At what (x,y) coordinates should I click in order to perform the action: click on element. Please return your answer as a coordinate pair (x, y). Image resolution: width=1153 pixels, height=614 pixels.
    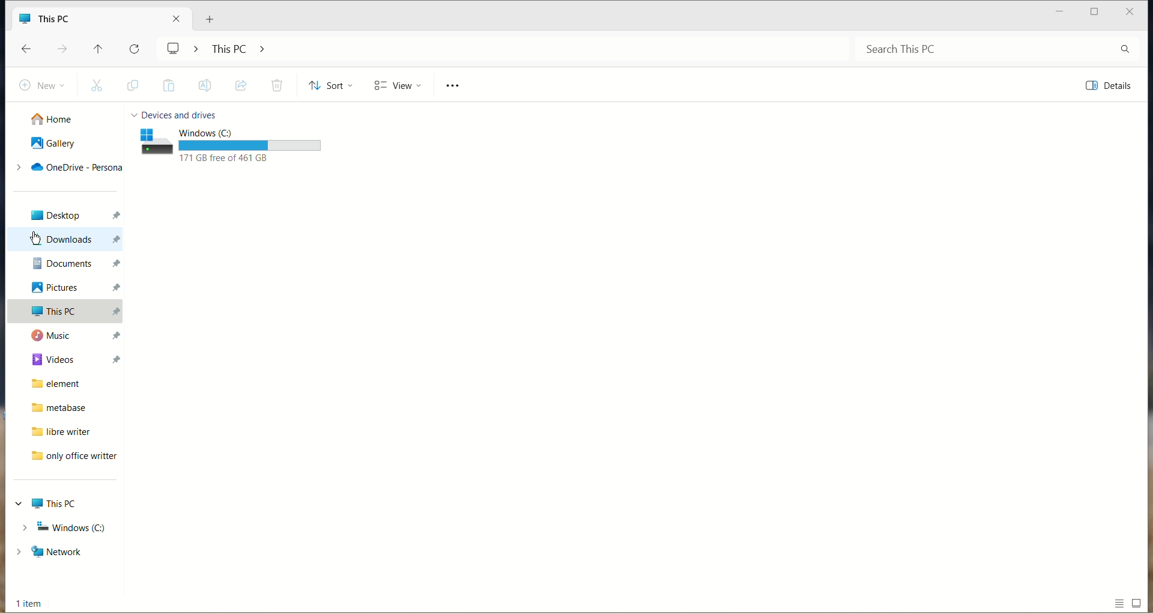
    Looking at the image, I should click on (64, 384).